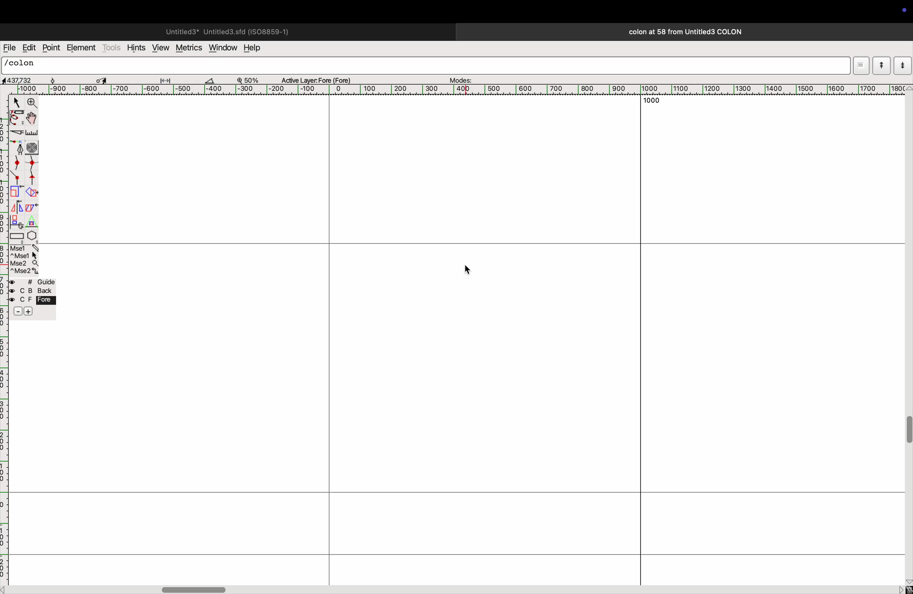  What do you see at coordinates (160, 48) in the screenshot?
I see `view` at bounding box center [160, 48].